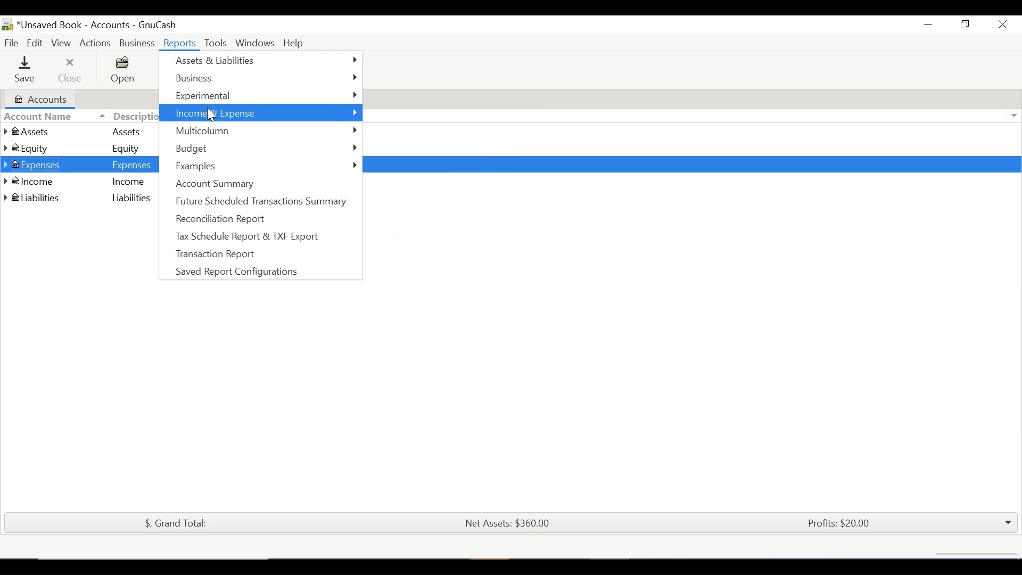  Describe the element at coordinates (178, 42) in the screenshot. I see `Reports` at that location.